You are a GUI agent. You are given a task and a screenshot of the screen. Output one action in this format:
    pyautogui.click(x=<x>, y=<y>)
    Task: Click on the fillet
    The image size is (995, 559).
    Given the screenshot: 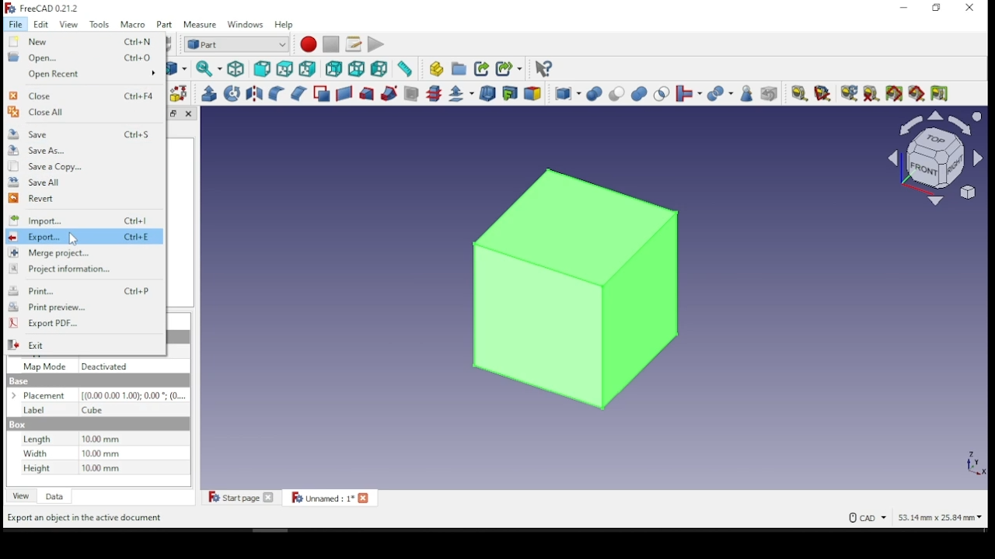 What is the action you would take?
    pyautogui.click(x=276, y=93)
    